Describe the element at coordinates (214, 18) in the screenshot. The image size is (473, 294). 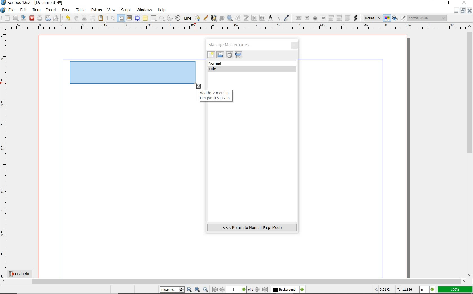
I see `calligraphic line` at that location.